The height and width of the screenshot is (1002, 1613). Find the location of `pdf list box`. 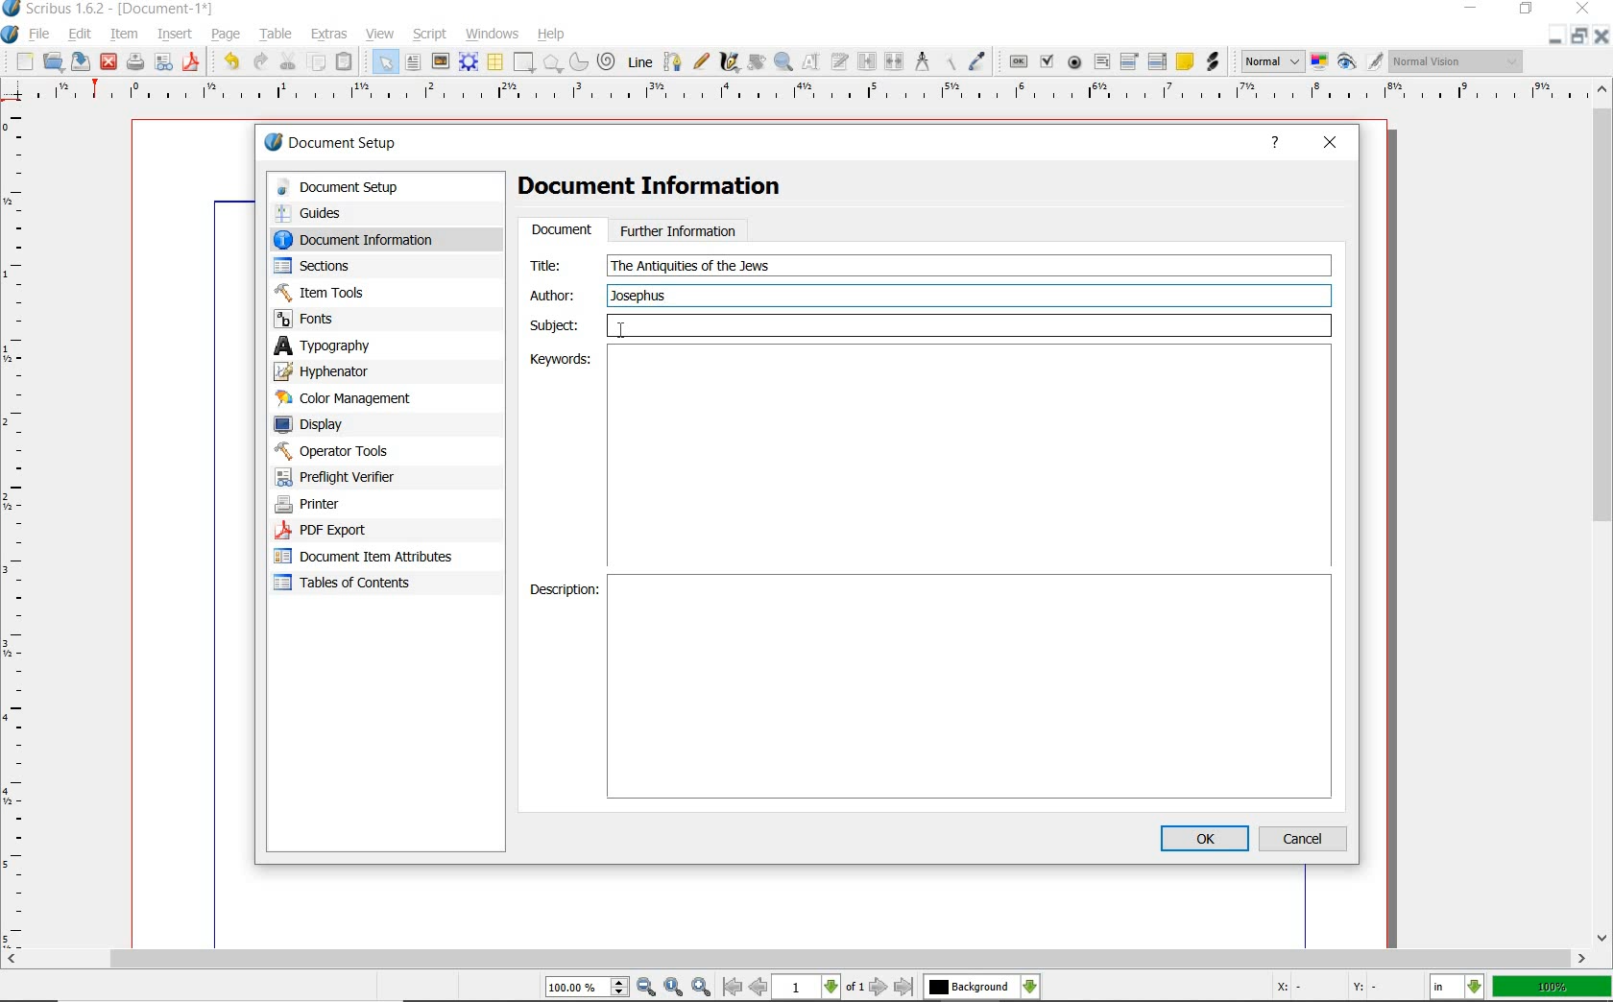

pdf list box is located at coordinates (1156, 61).